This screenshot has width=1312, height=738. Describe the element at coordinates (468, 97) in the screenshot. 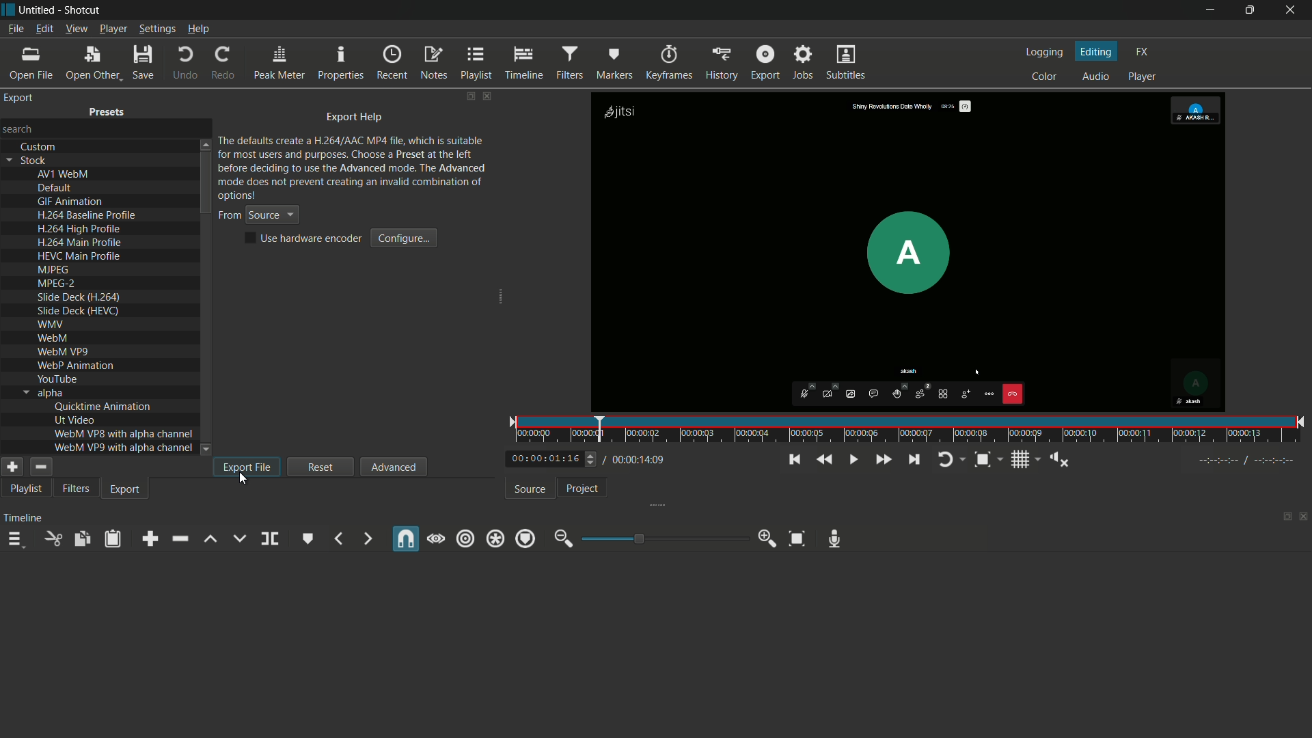

I see `change layout` at that location.